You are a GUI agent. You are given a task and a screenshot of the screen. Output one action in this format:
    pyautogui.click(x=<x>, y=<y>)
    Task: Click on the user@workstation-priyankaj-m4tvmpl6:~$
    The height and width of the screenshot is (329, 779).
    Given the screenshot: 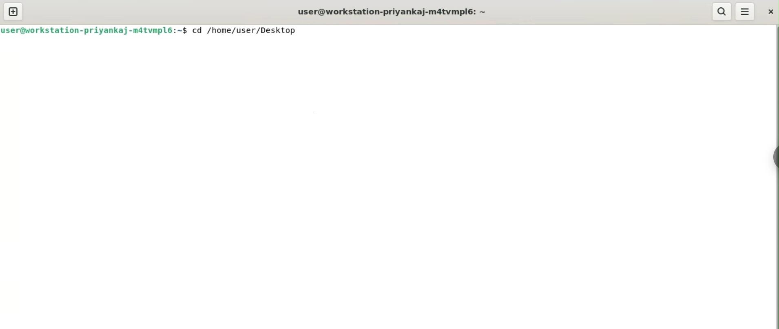 What is the action you would take?
    pyautogui.click(x=94, y=30)
    